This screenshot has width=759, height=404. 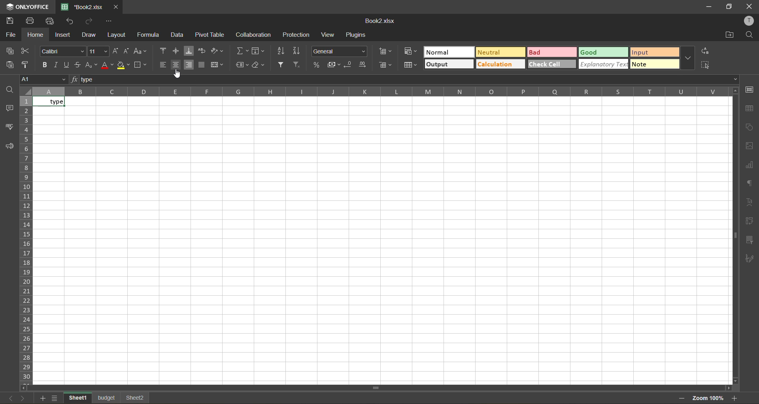 I want to click on clear filter, so click(x=296, y=65).